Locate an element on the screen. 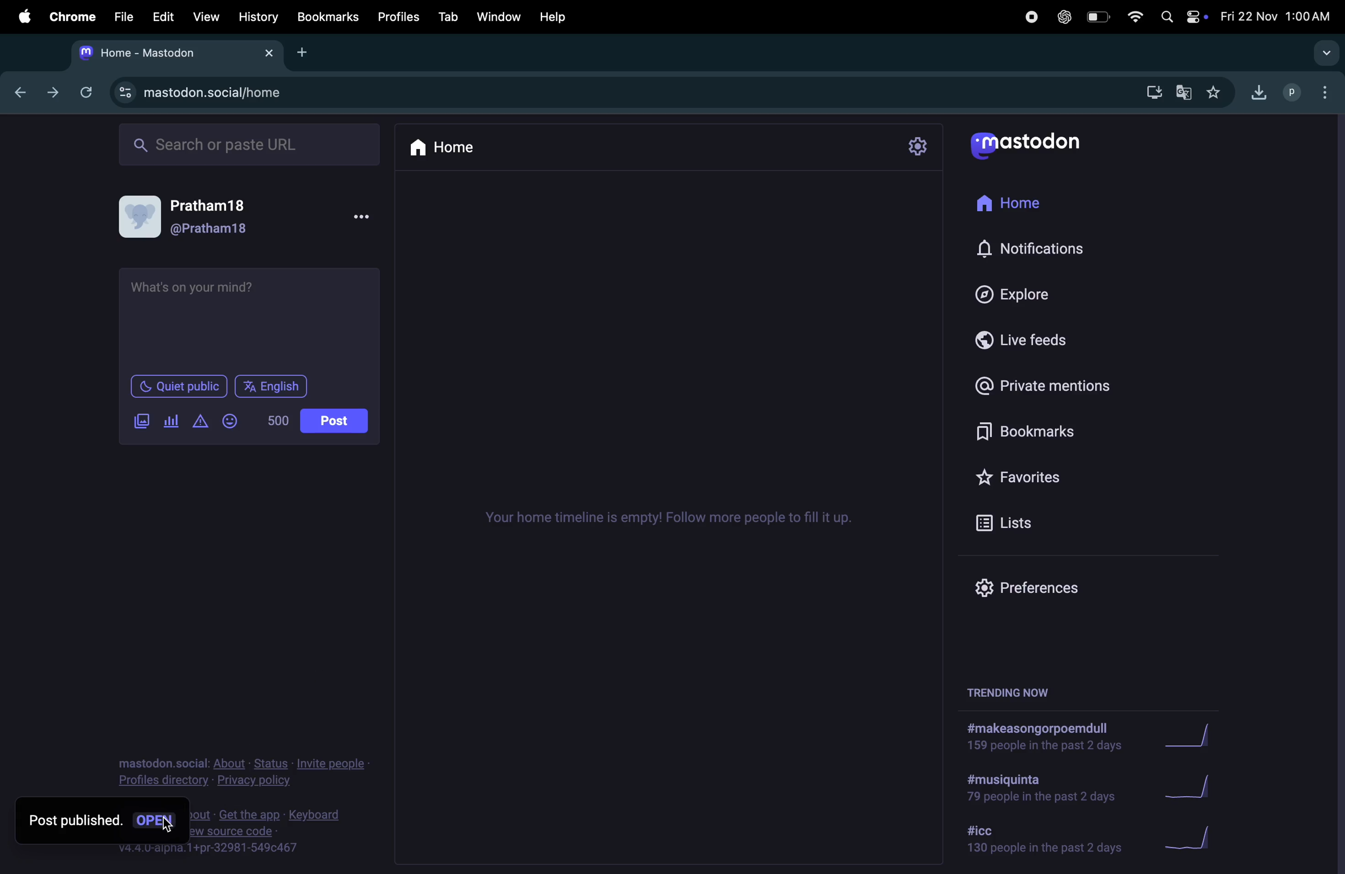  close tab is located at coordinates (272, 56).